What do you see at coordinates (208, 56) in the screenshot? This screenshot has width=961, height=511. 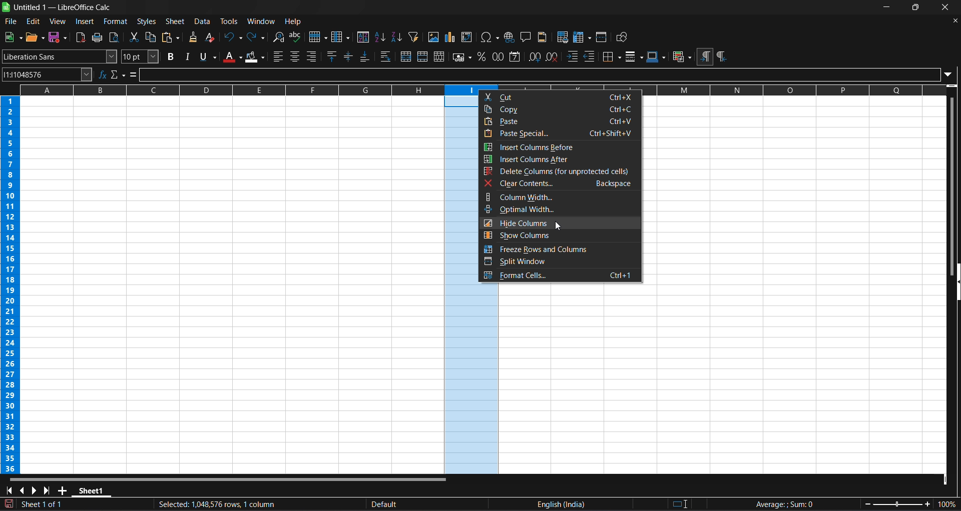 I see `underline` at bounding box center [208, 56].